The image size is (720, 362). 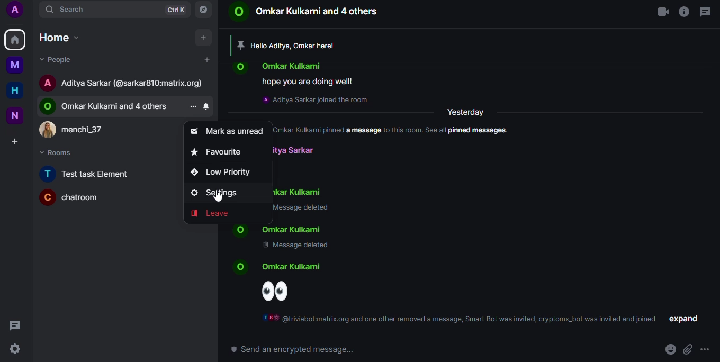 I want to click on to this room. See all, so click(x=415, y=130).